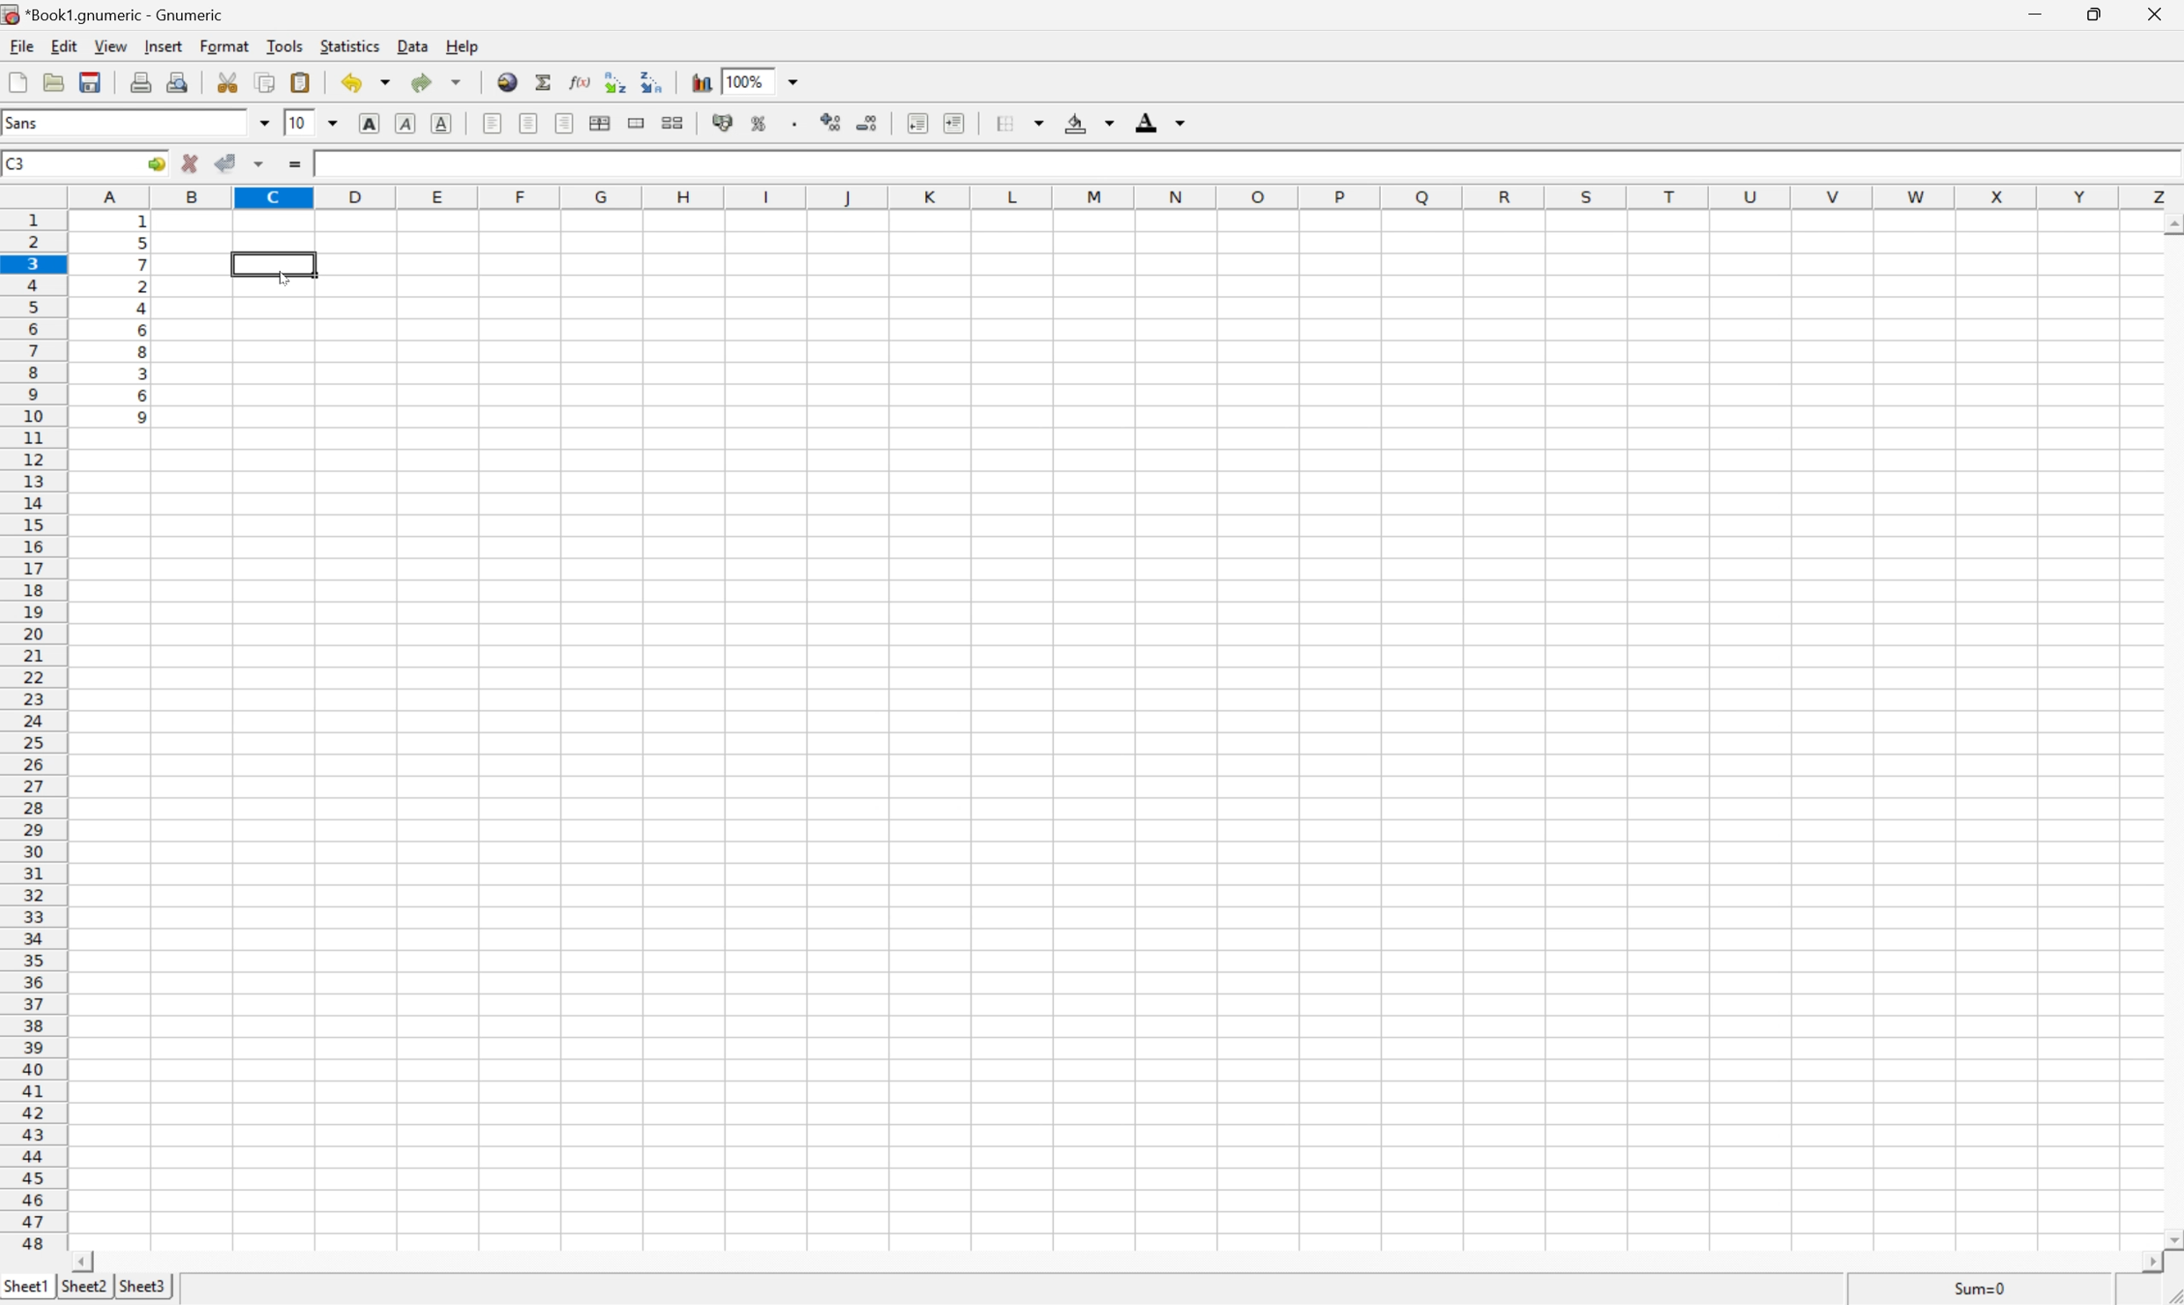 This screenshot has width=2184, height=1305. What do you see at coordinates (2170, 1238) in the screenshot?
I see `scroll down` at bounding box center [2170, 1238].